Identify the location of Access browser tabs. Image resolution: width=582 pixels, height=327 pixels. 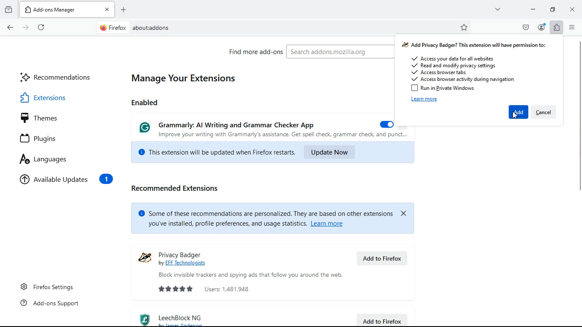
(441, 72).